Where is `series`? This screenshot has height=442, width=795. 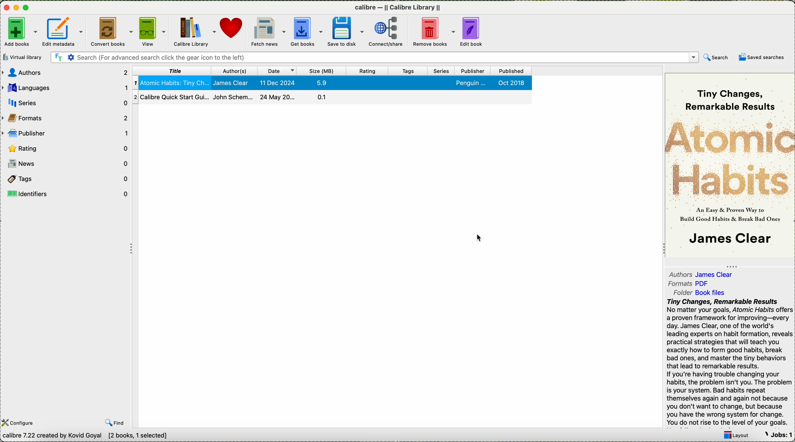 series is located at coordinates (441, 70).